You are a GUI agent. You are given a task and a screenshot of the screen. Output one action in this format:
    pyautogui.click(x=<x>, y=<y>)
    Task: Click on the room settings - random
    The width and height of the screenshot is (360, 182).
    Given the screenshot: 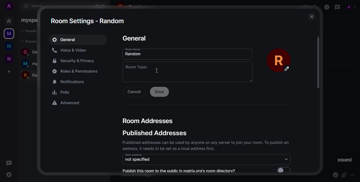 What is the action you would take?
    pyautogui.click(x=89, y=21)
    